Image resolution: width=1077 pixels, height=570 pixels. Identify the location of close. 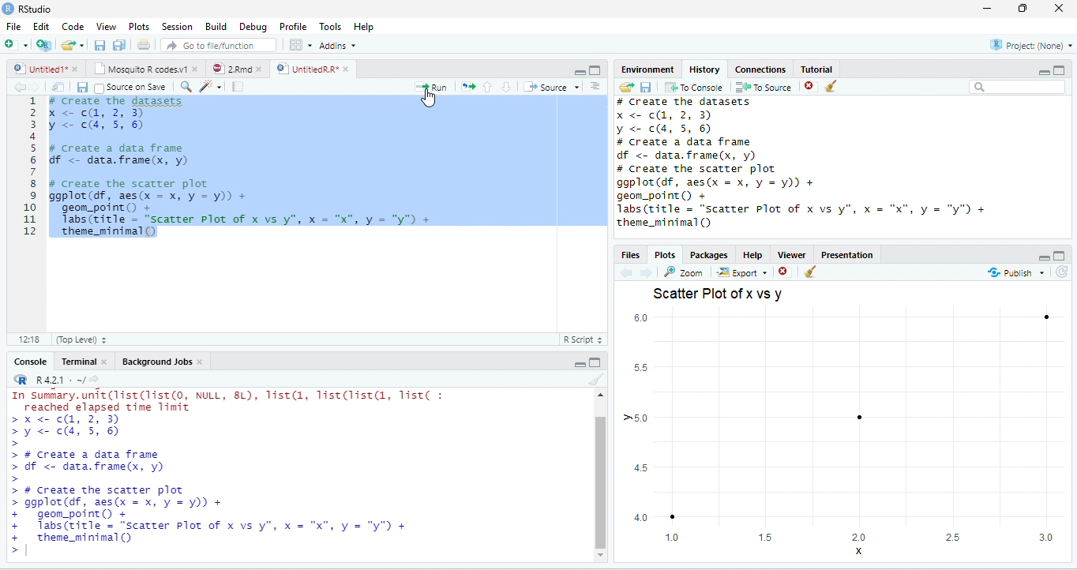
(259, 69).